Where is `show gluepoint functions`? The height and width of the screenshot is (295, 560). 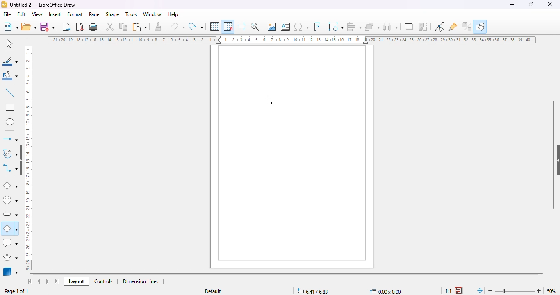
show gluepoint functions is located at coordinates (453, 27).